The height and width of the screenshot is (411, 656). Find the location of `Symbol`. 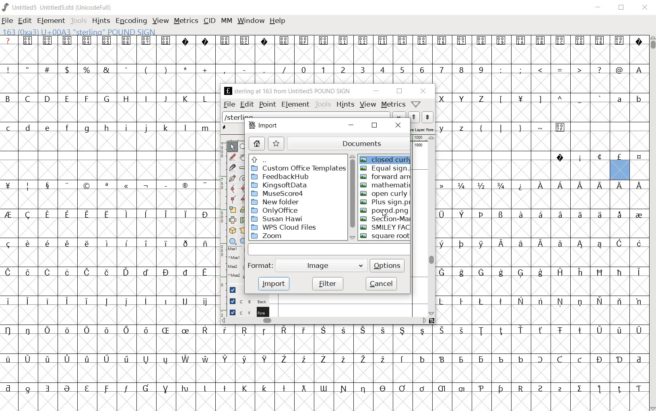

Symbol is located at coordinates (580, 389).